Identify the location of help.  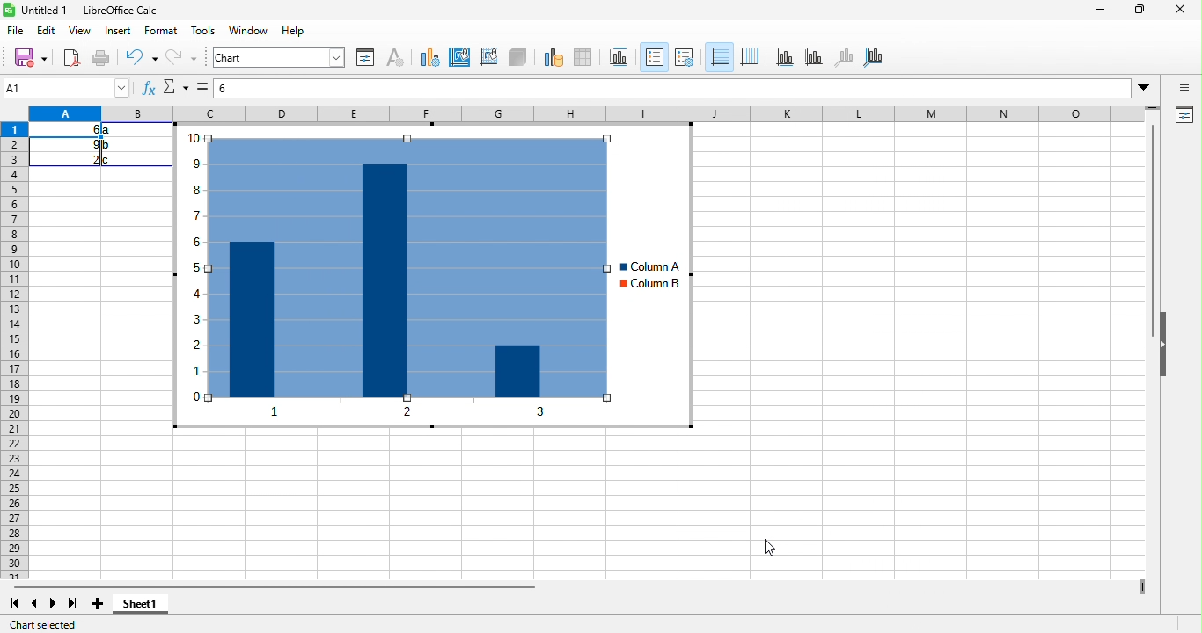
(292, 32).